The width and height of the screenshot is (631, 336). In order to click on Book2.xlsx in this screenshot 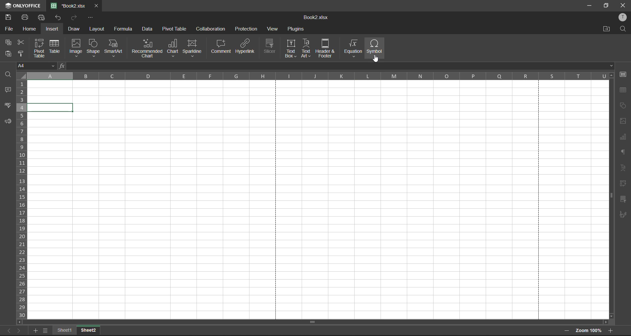, I will do `click(314, 17)`.